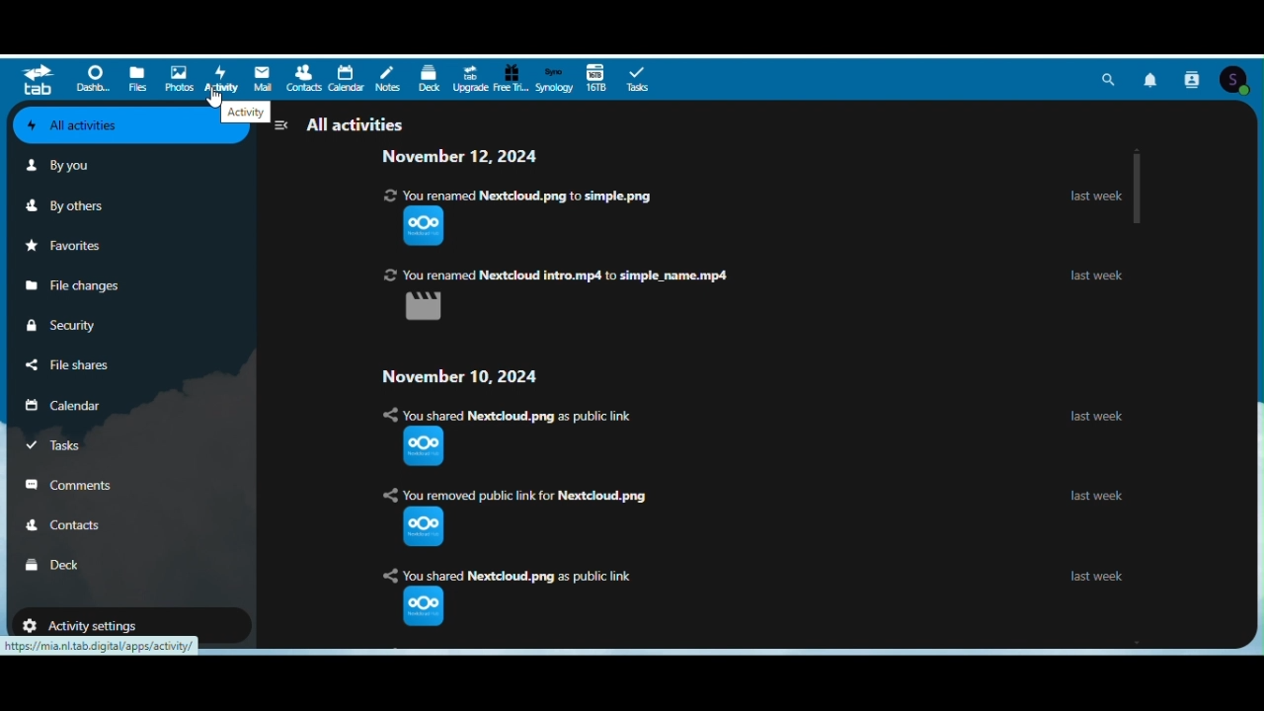  Describe the element at coordinates (82, 526) in the screenshot. I see `Contact` at that location.